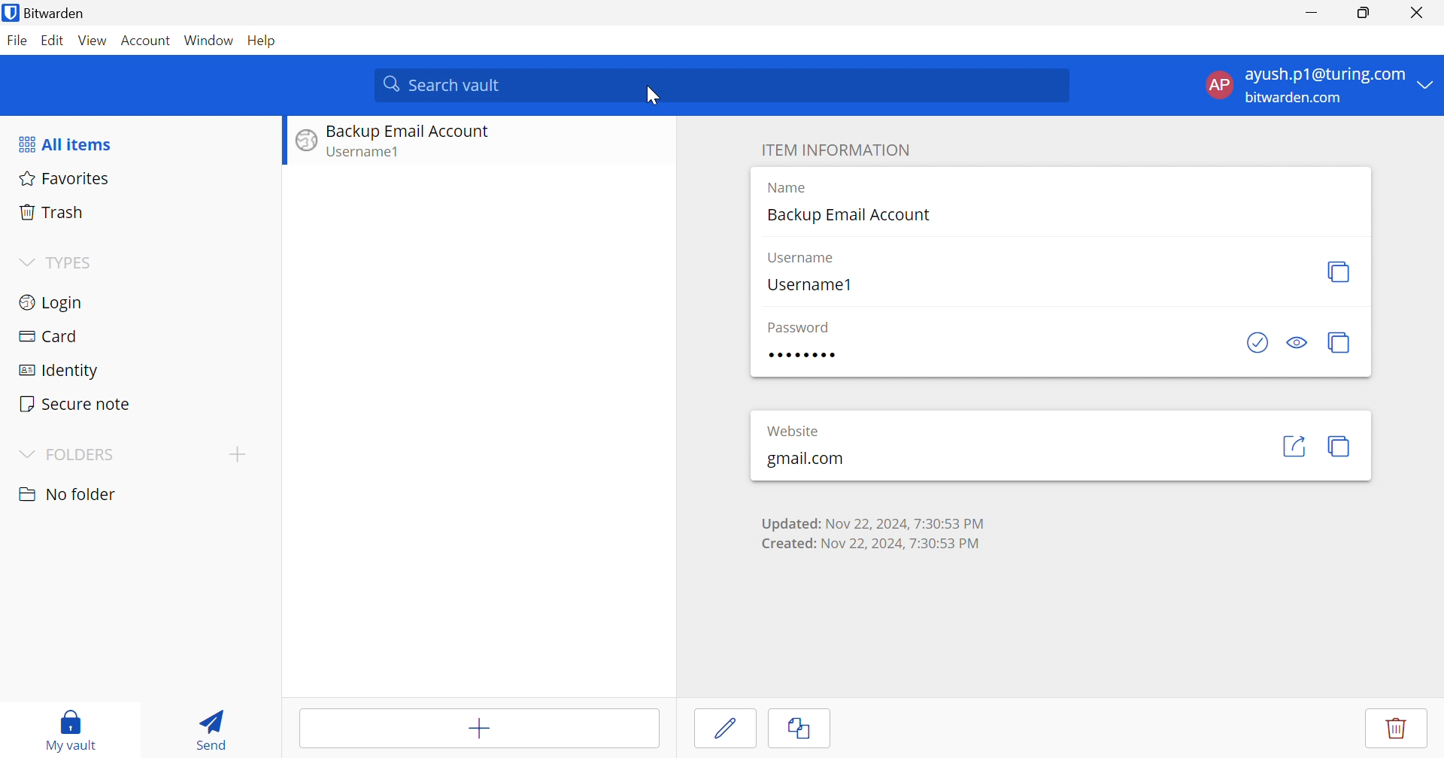 Image resolution: width=1444 pixels, height=758 pixels. What do you see at coordinates (1218, 85) in the screenshot?
I see `AP` at bounding box center [1218, 85].